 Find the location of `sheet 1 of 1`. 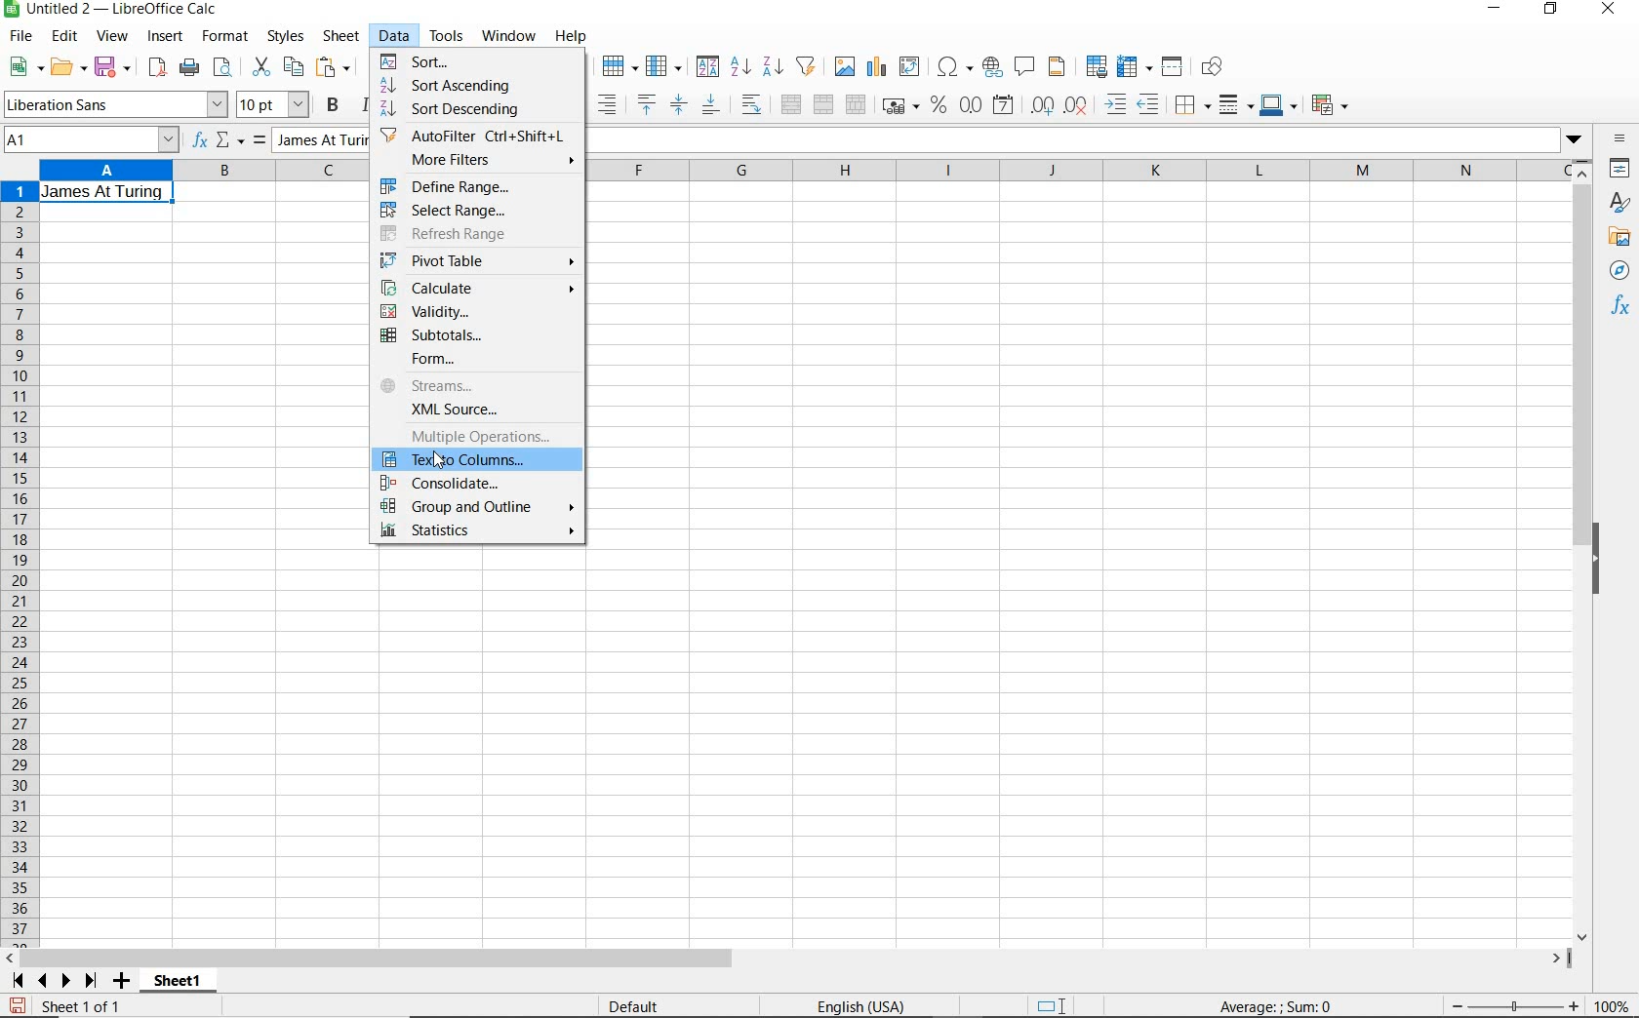

sheet 1 of 1 is located at coordinates (80, 1005).